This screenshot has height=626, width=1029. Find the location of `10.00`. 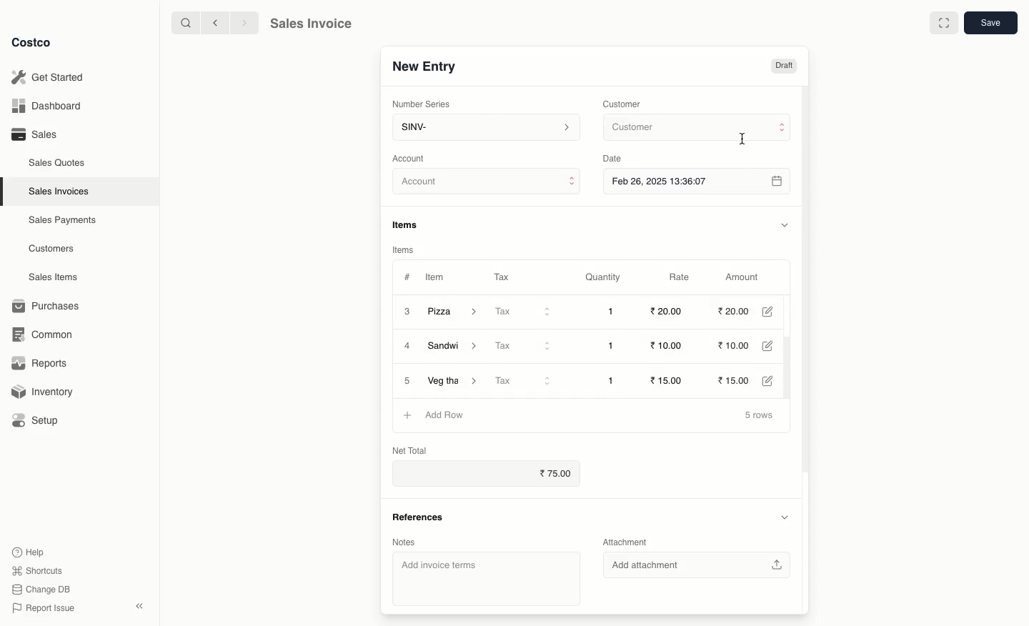

10.00 is located at coordinates (740, 347).